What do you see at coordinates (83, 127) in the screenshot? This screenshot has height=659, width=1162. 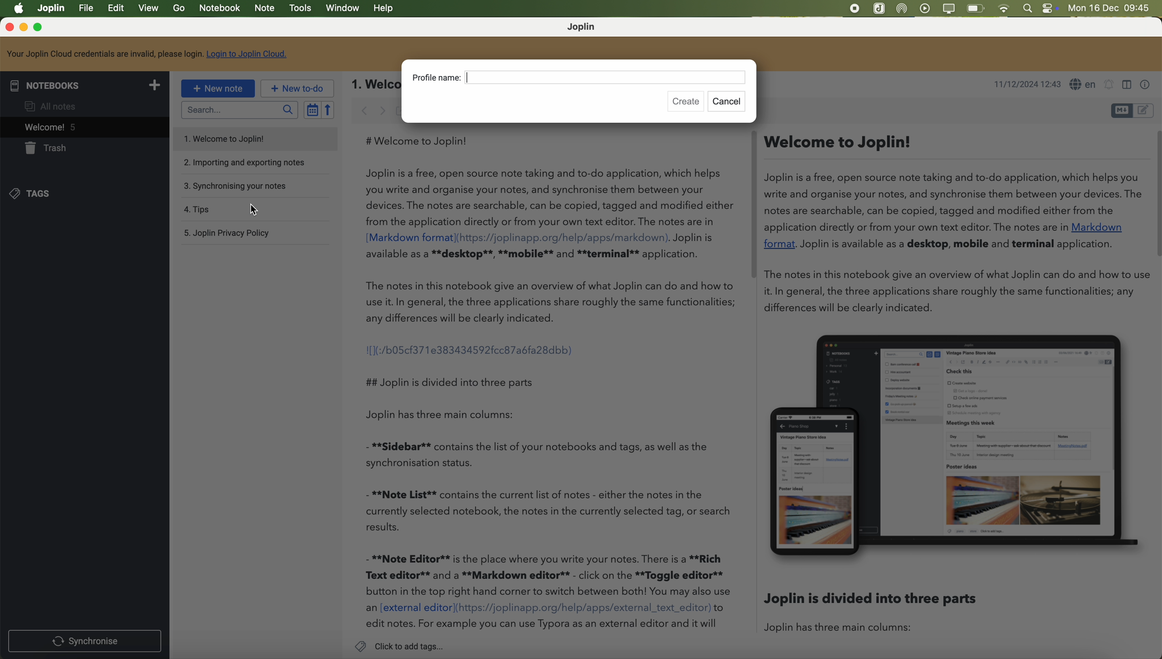 I see `welcome` at bounding box center [83, 127].